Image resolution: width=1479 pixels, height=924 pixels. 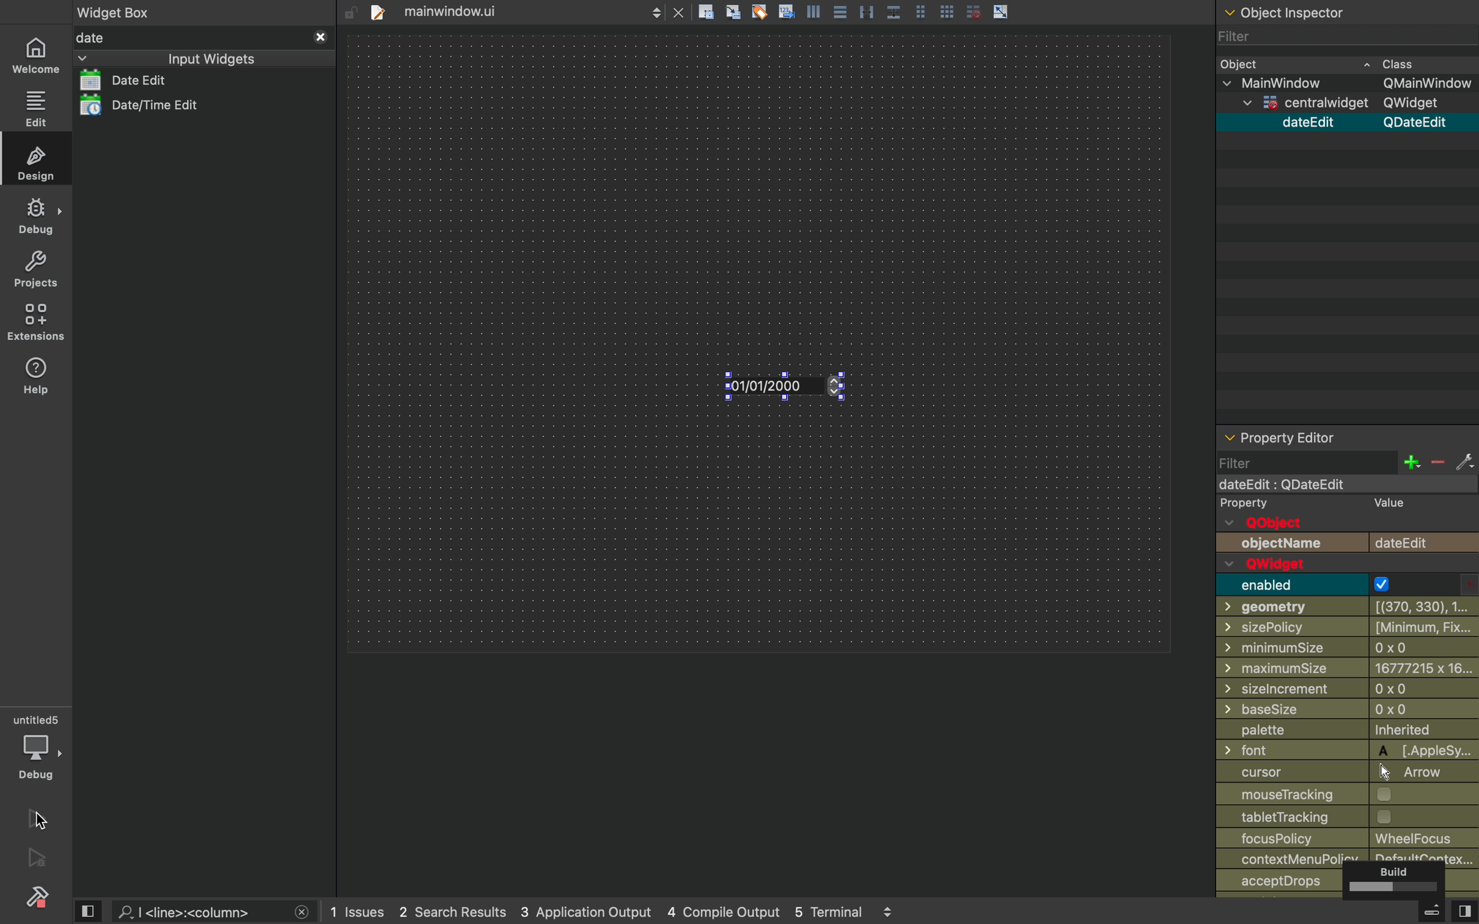 What do you see at coordinates (321, 37) in the screenshot?
I see `close` at bounding box center [321, 37].